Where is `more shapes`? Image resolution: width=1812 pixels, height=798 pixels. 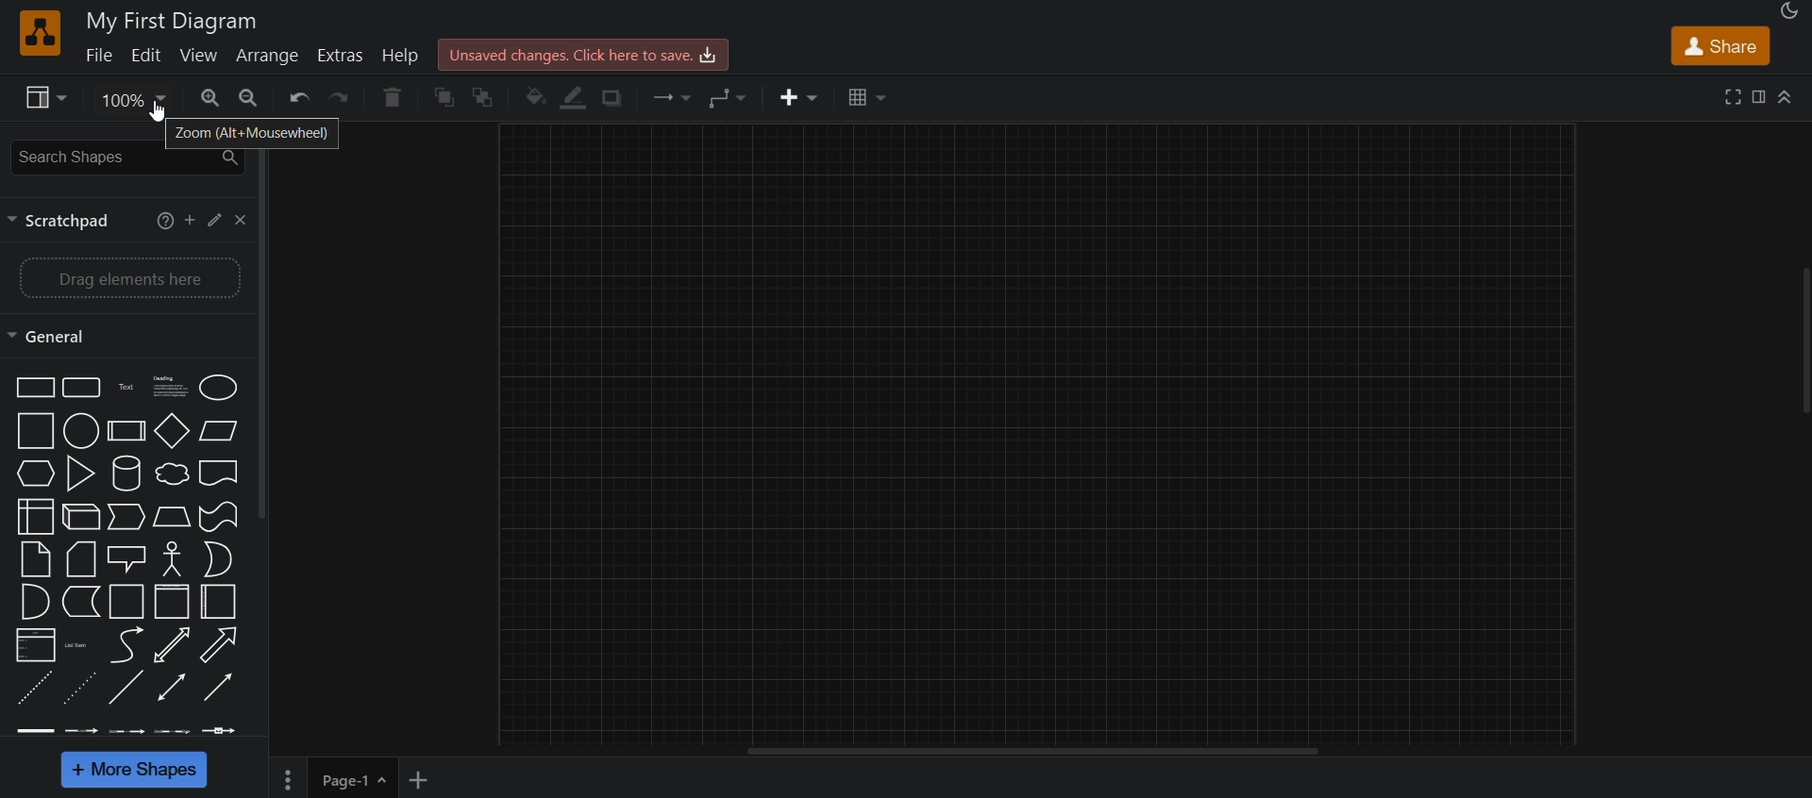 more shapes is located at coordinates (138, 770).